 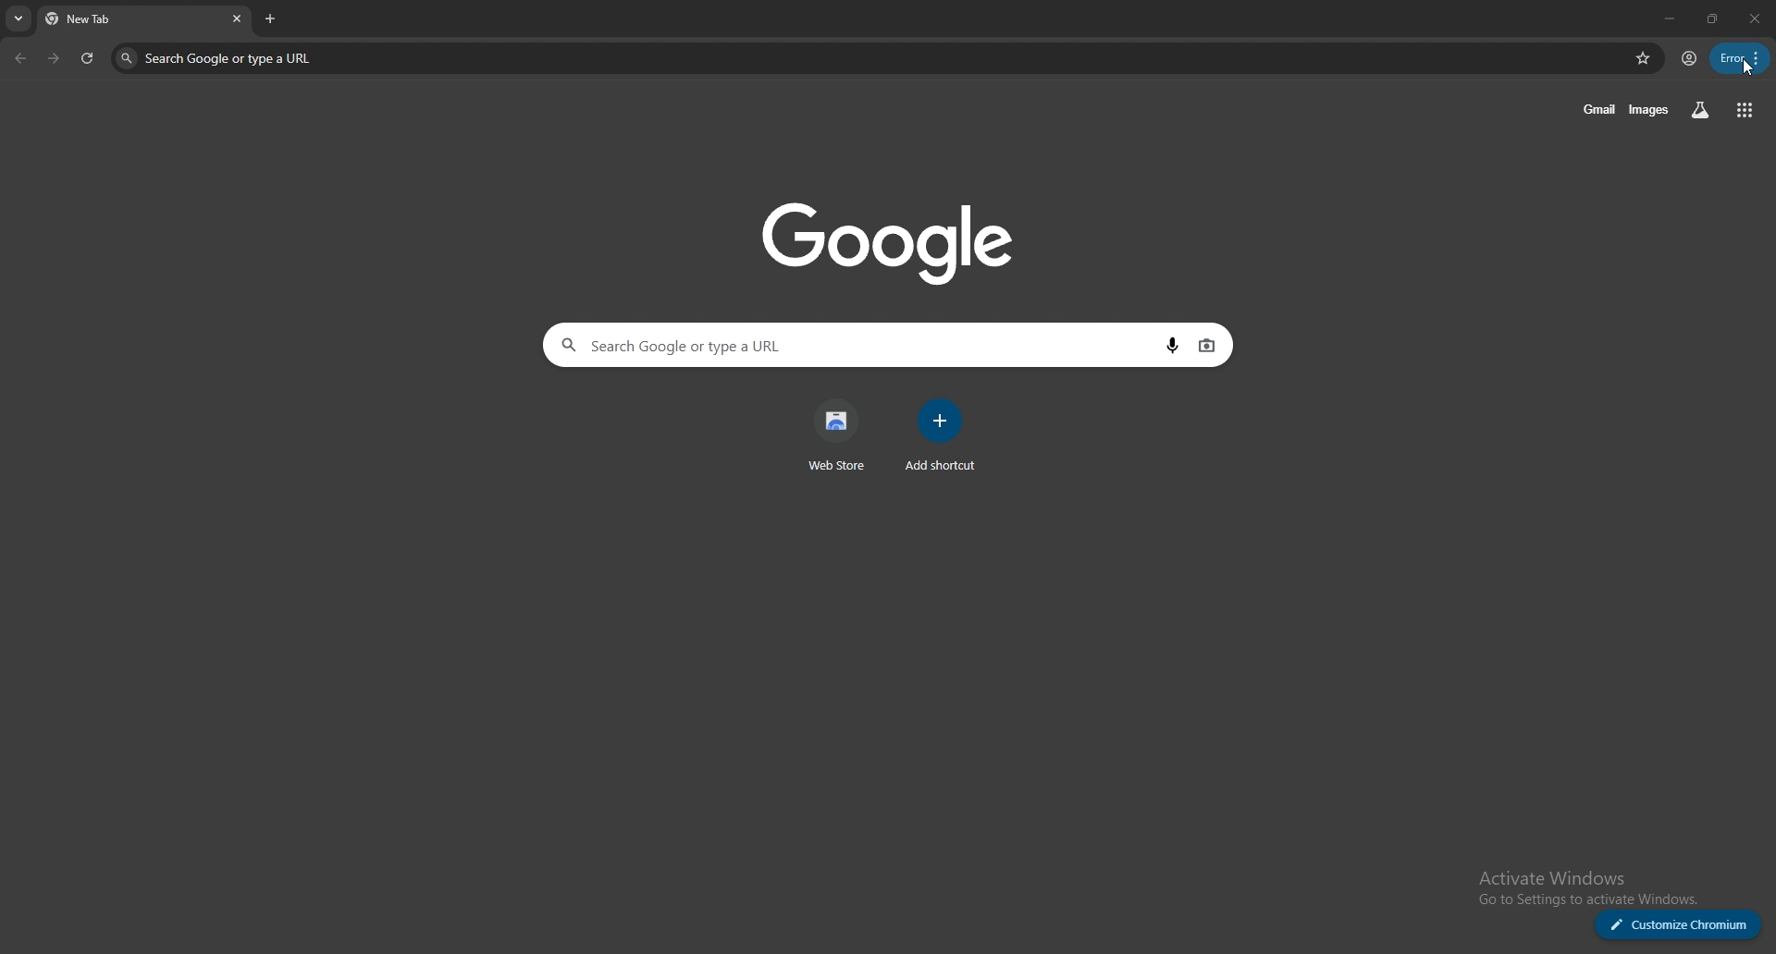 I want to click on search labs, so click(x=1701, y=110).